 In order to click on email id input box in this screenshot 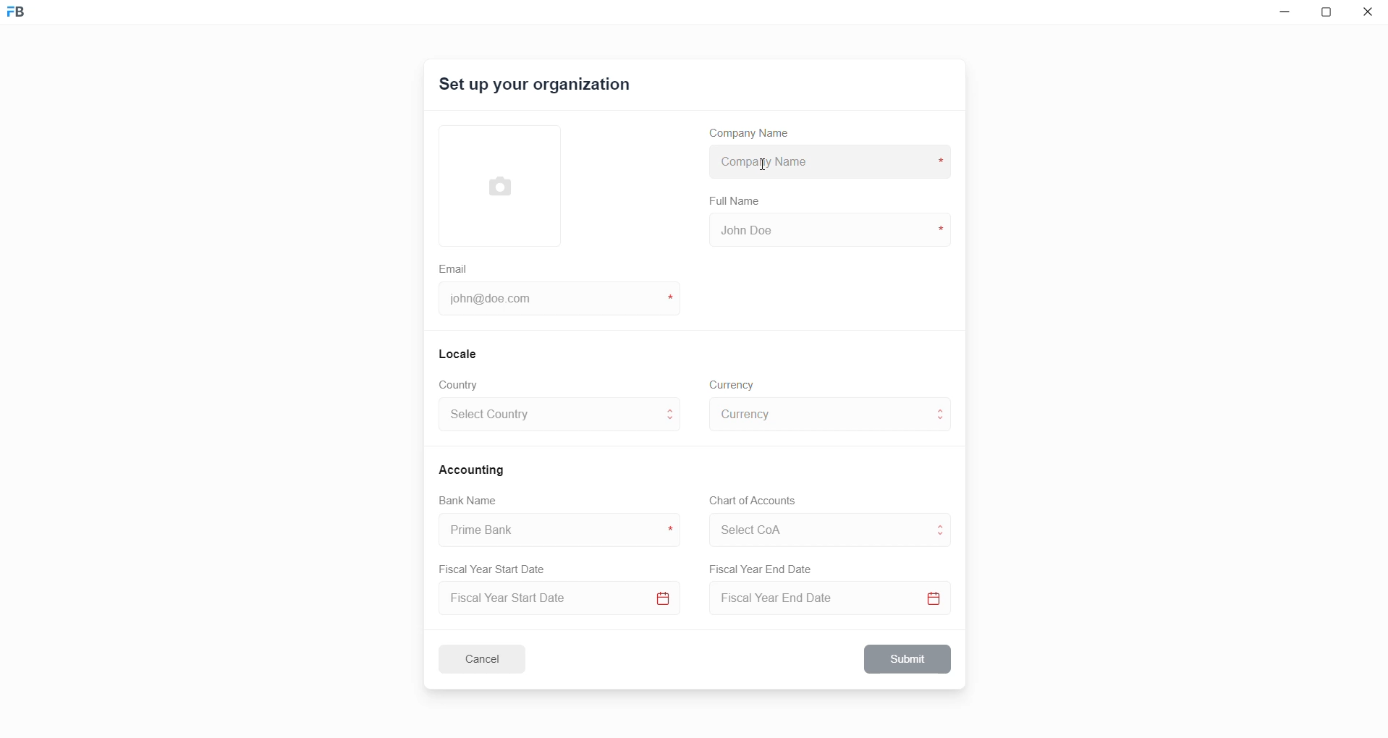, I will do `click(552, 300)`.